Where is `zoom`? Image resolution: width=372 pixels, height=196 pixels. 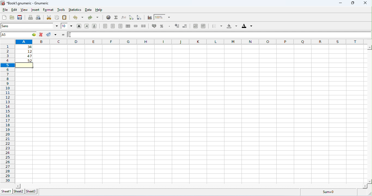
zoom is located at coordinates (162, 17).